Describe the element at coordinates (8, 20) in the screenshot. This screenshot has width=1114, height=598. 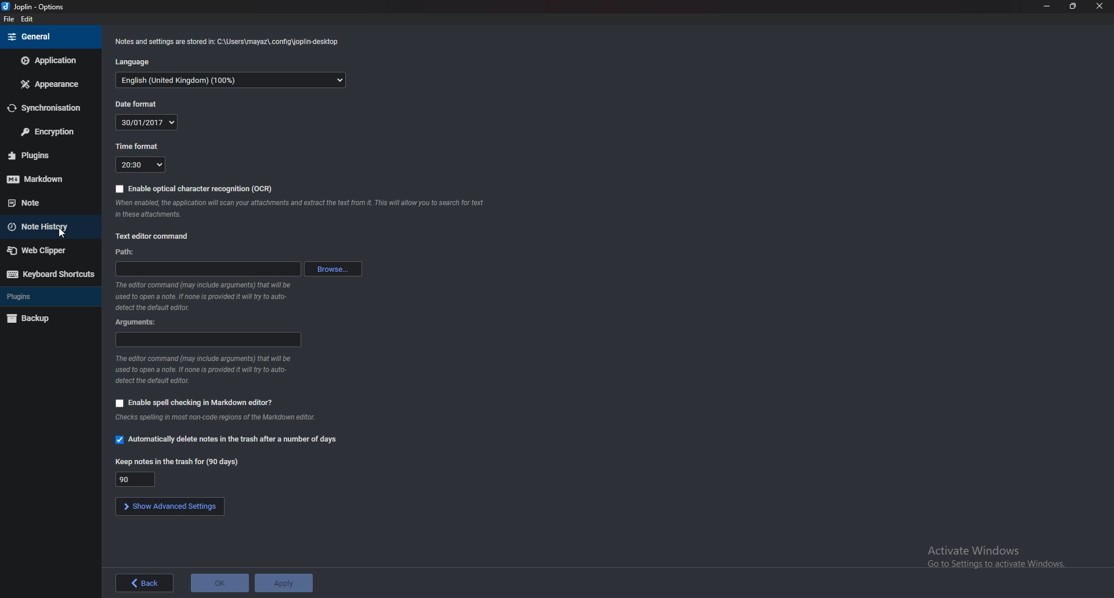
I see `file` at that location.